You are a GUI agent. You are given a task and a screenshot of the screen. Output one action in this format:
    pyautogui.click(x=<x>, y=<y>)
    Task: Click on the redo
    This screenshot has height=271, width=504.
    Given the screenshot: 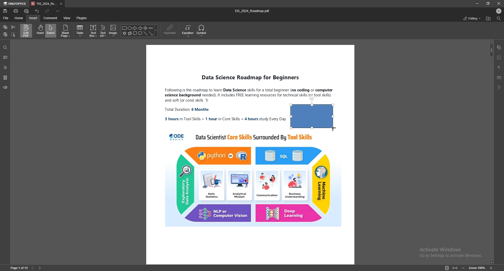 What is the action you would take?
    pyautogui.click(x=47, y=11)
    